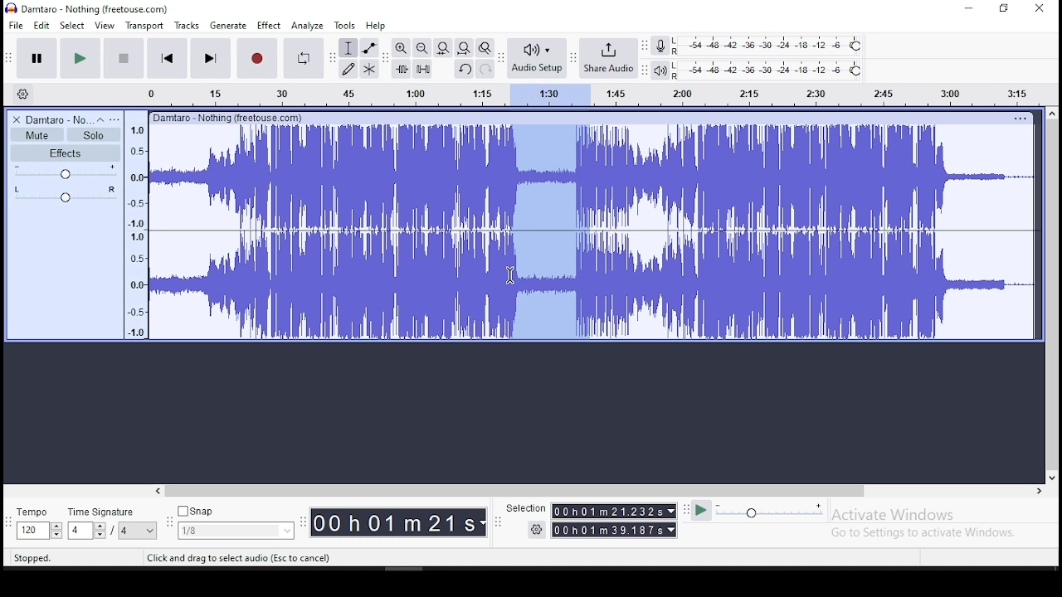  I want to click on Go to Settings to activate Windows., so click(926, 532).